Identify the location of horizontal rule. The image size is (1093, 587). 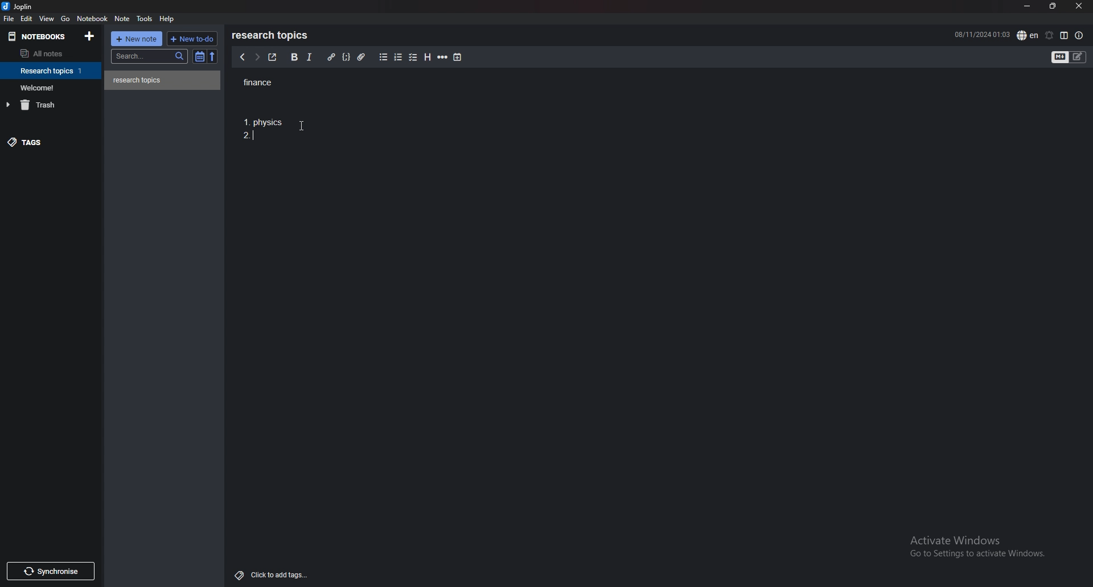
(443, 57).